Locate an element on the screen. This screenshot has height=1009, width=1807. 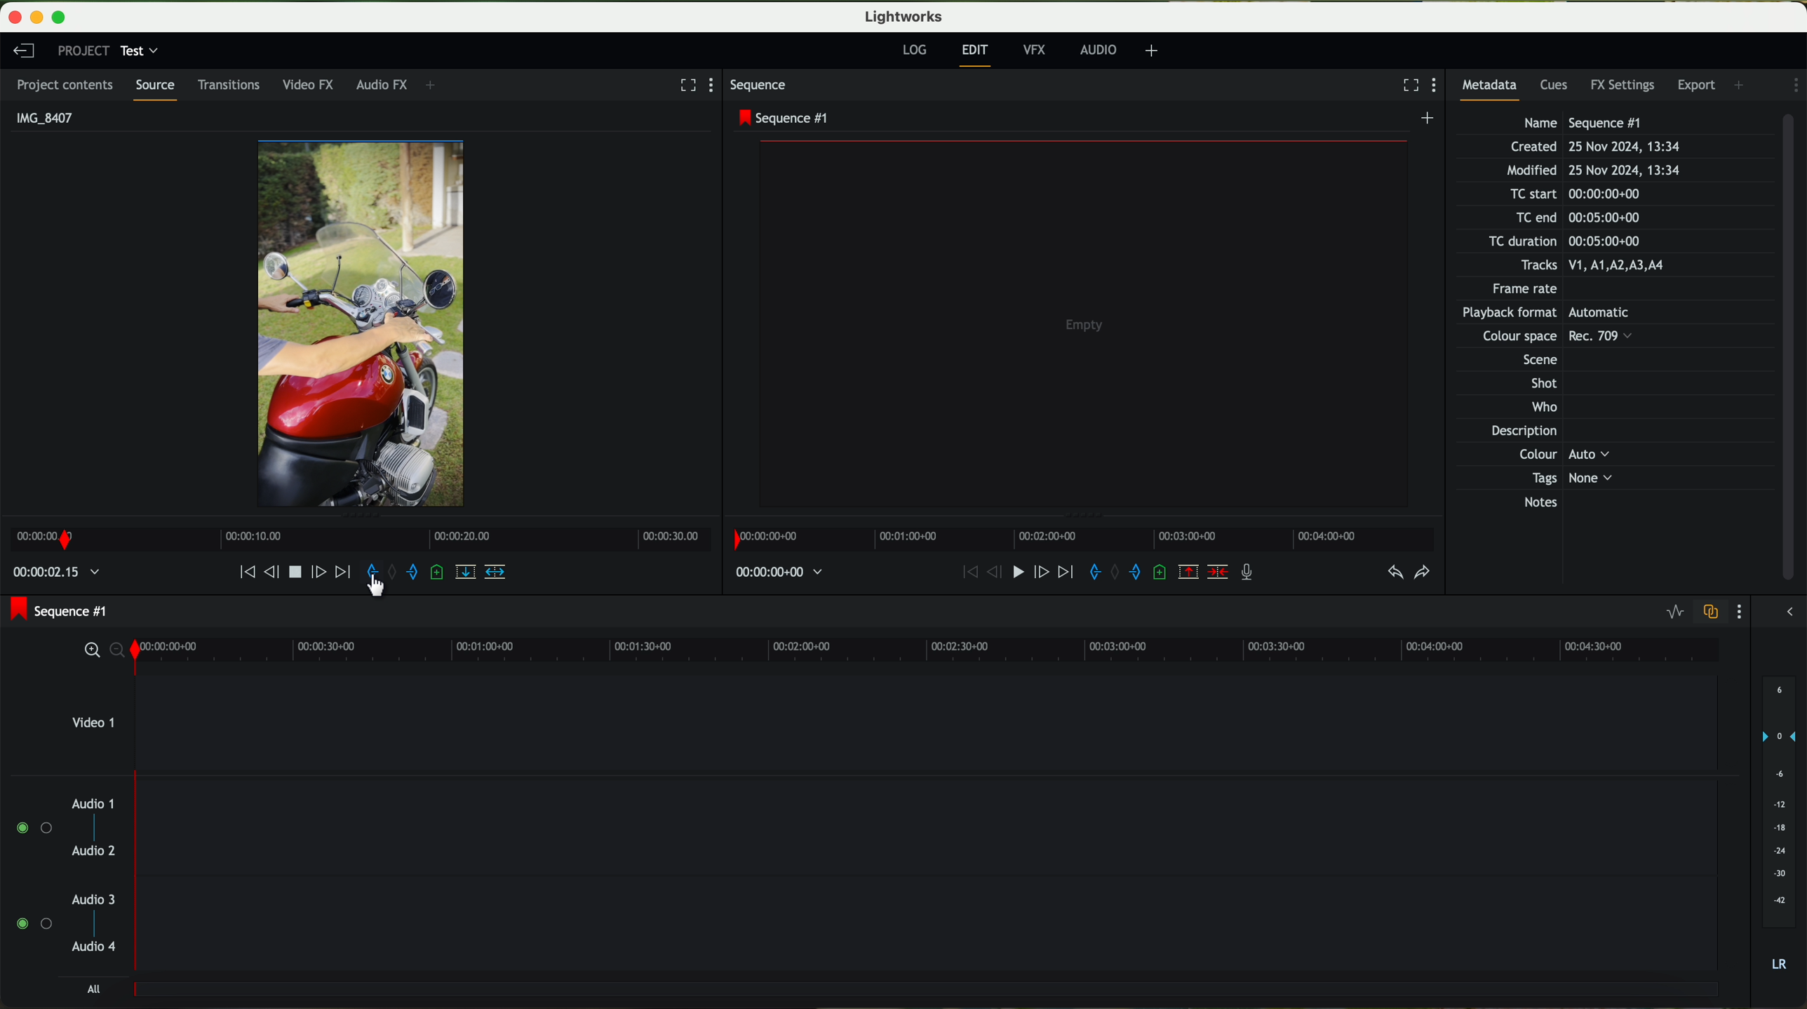
add a cue at the current position is located at coordinates (438, 574).